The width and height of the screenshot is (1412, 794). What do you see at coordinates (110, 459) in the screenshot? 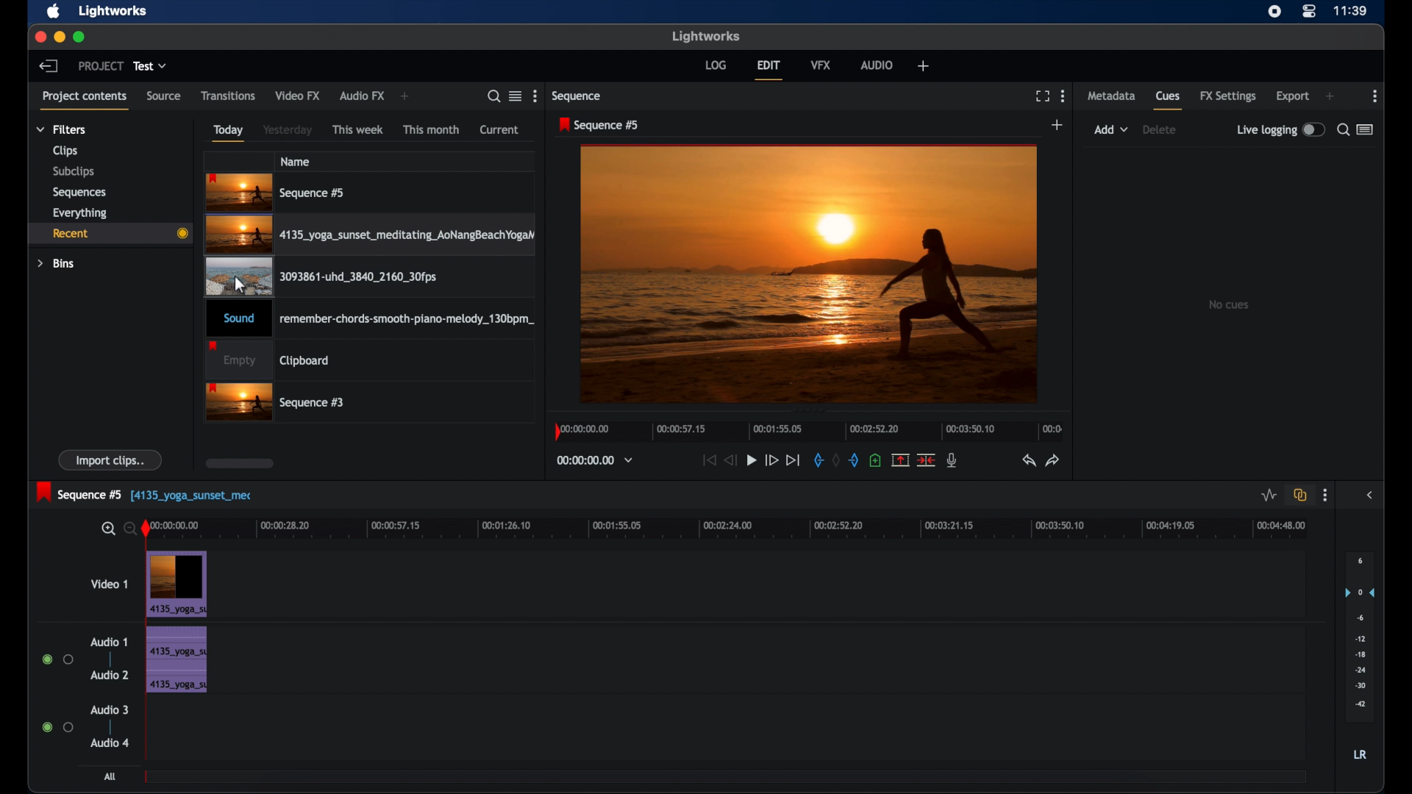
I see `import clips` at bounding box center [110, 459].